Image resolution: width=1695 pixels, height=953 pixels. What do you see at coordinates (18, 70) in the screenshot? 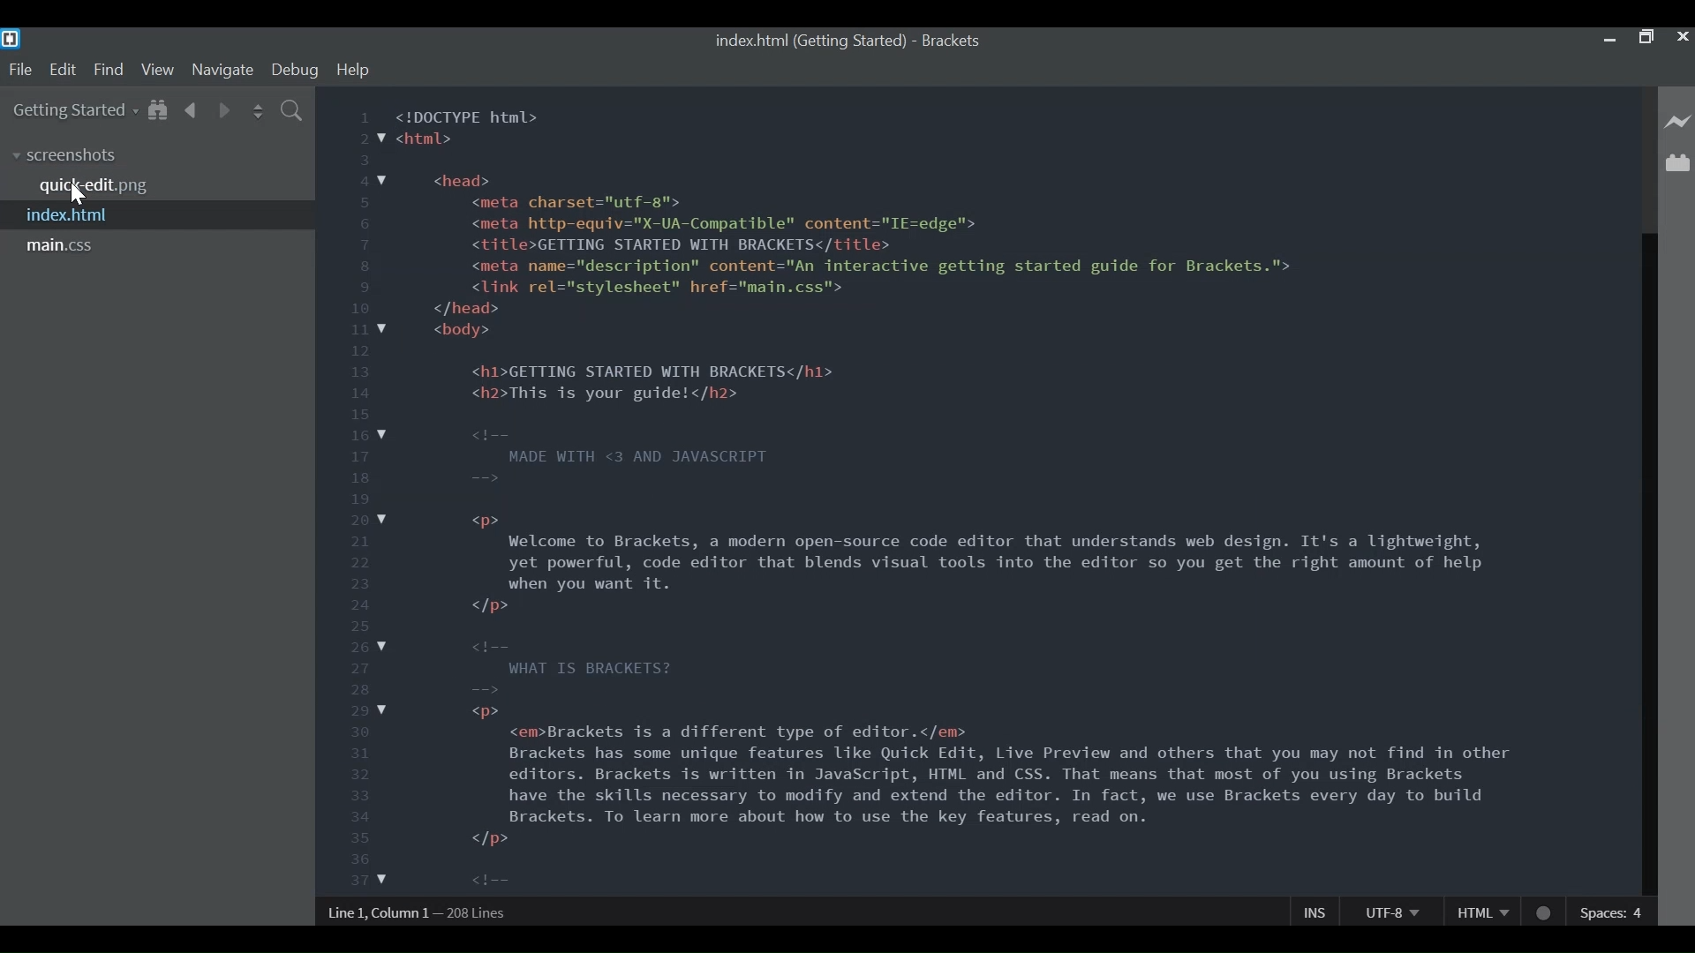
I see `File` at bounding box center [18, 70].